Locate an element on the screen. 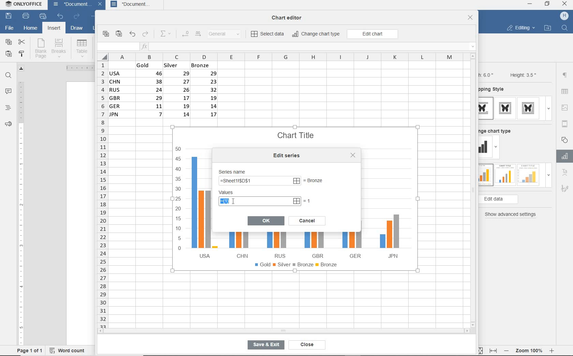 Image resolution: width=573 pixels, height=356 pixels. edit data is located at coordinates (510, 199).